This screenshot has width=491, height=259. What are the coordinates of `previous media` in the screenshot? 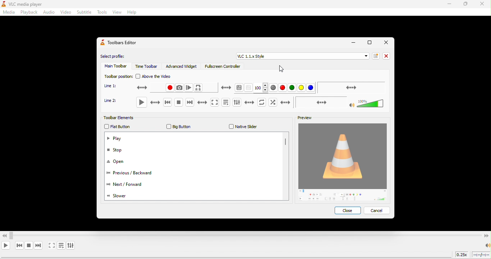 It's located at (19, 245).